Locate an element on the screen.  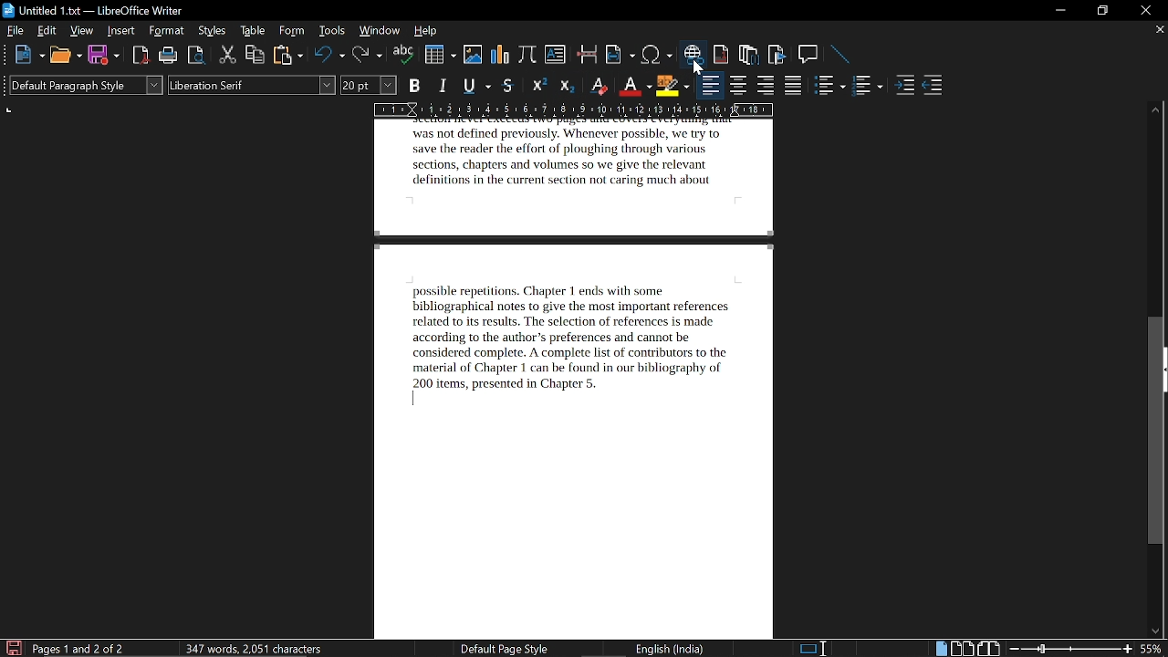
format is located at coordinates (167, 31).